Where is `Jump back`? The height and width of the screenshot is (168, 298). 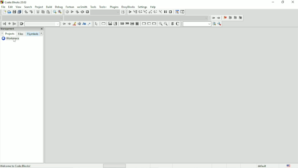 Jump back is located at coordinates (4, 24).